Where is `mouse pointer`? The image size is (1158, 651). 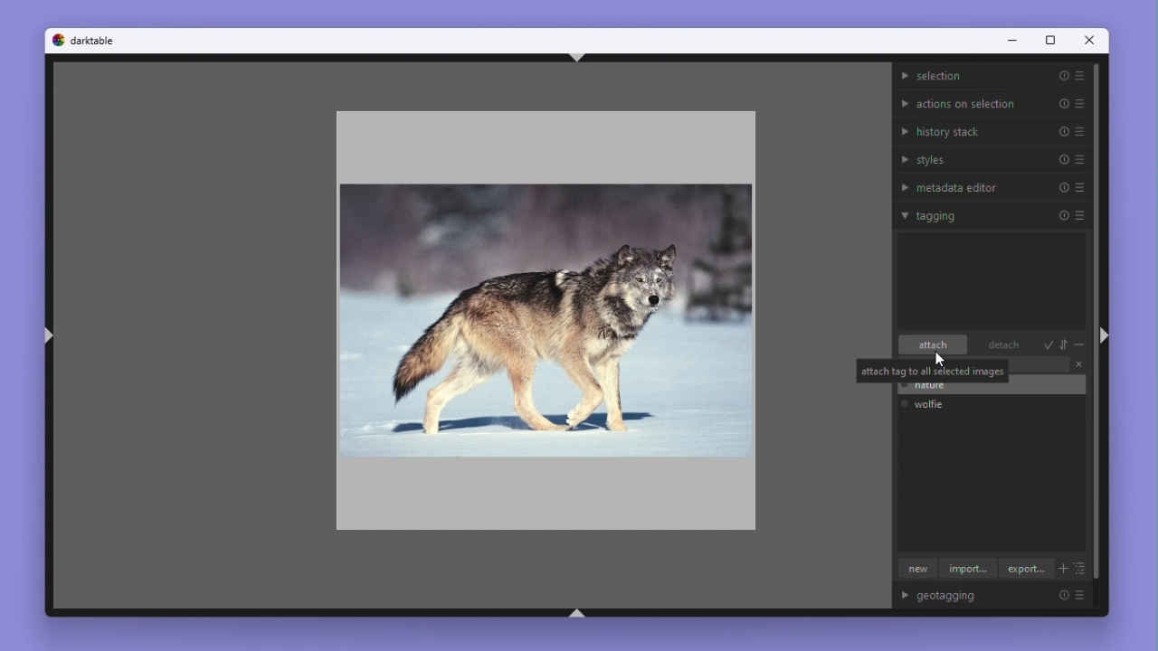
mouse pointer is located at coordinates (942, 361).